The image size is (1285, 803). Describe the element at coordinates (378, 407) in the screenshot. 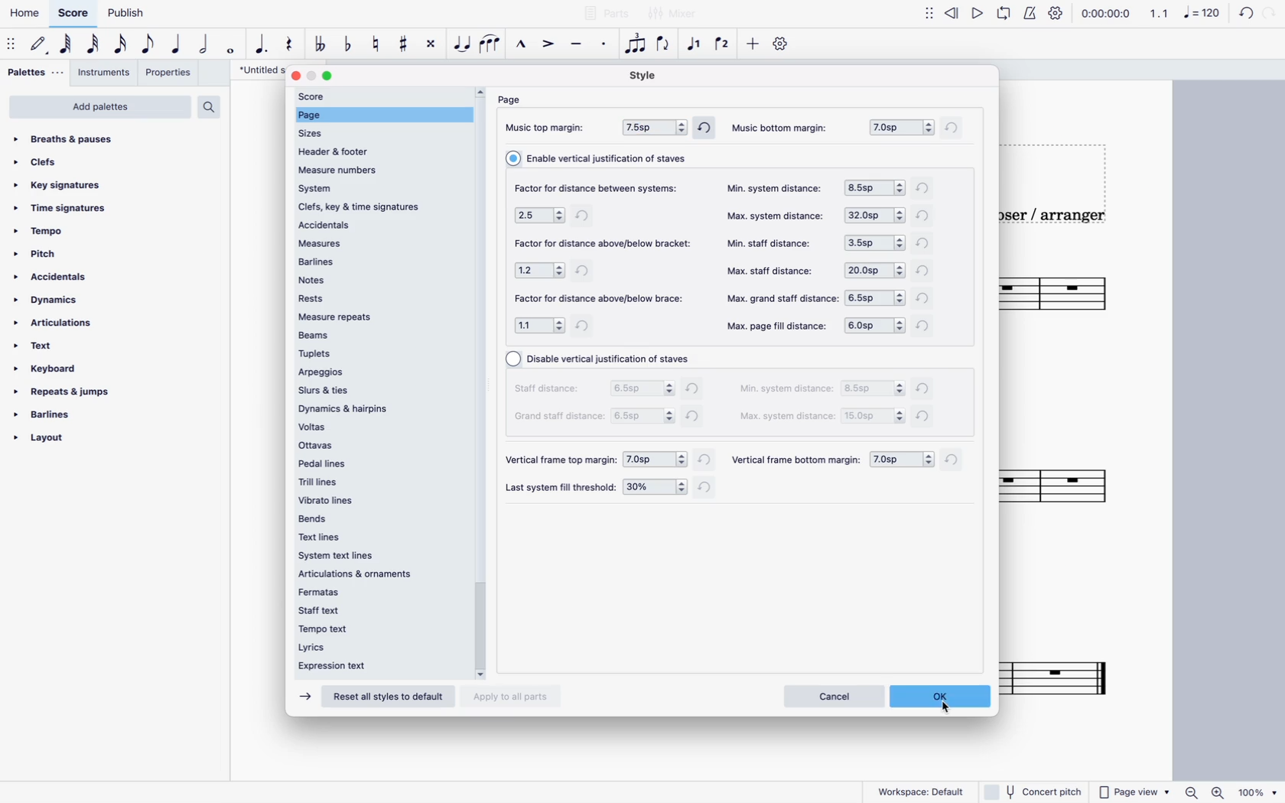

I see `dynamics & hairpins` at that location.